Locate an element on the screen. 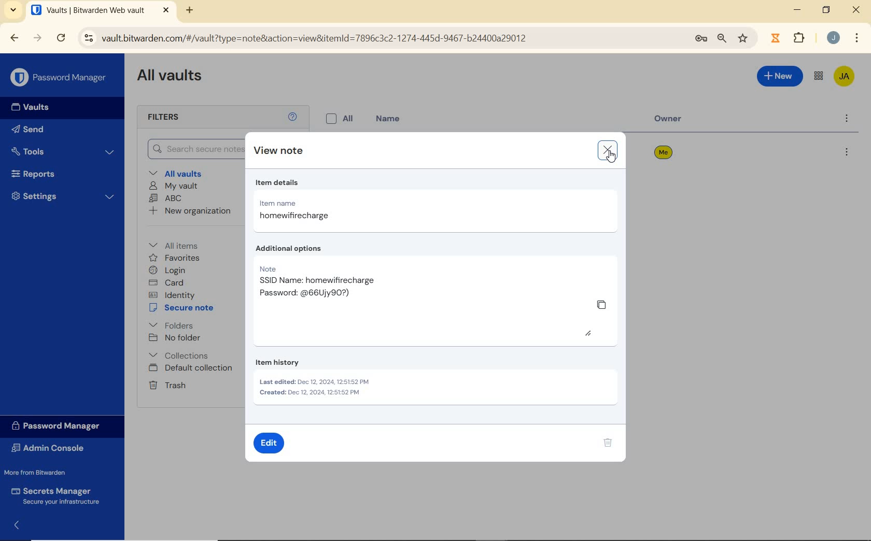 Image resolution: width=871 pixels, height=541 pixels. Bitwarden Account is located at coordinates (845, 77).